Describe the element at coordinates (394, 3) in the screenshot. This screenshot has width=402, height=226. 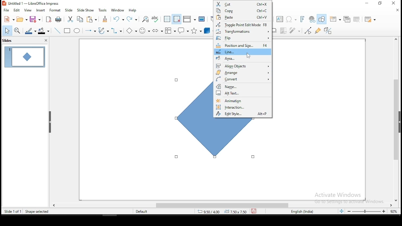
I see `close window` at that location.